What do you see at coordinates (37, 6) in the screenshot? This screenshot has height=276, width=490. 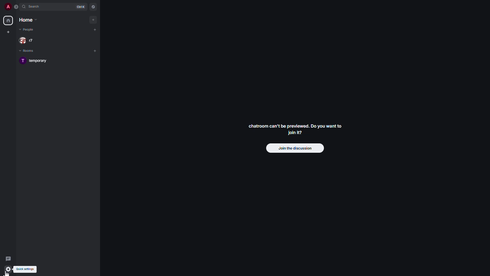 I see `search` at bounding box center [37, 6].